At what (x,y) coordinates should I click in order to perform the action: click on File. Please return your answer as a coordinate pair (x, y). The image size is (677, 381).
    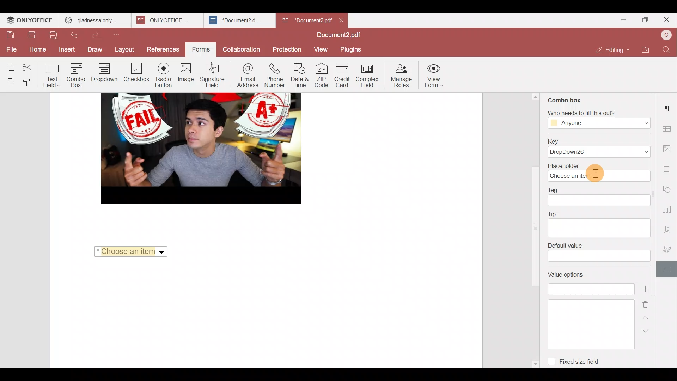
    Looking at the image, I should click on (10, 49).